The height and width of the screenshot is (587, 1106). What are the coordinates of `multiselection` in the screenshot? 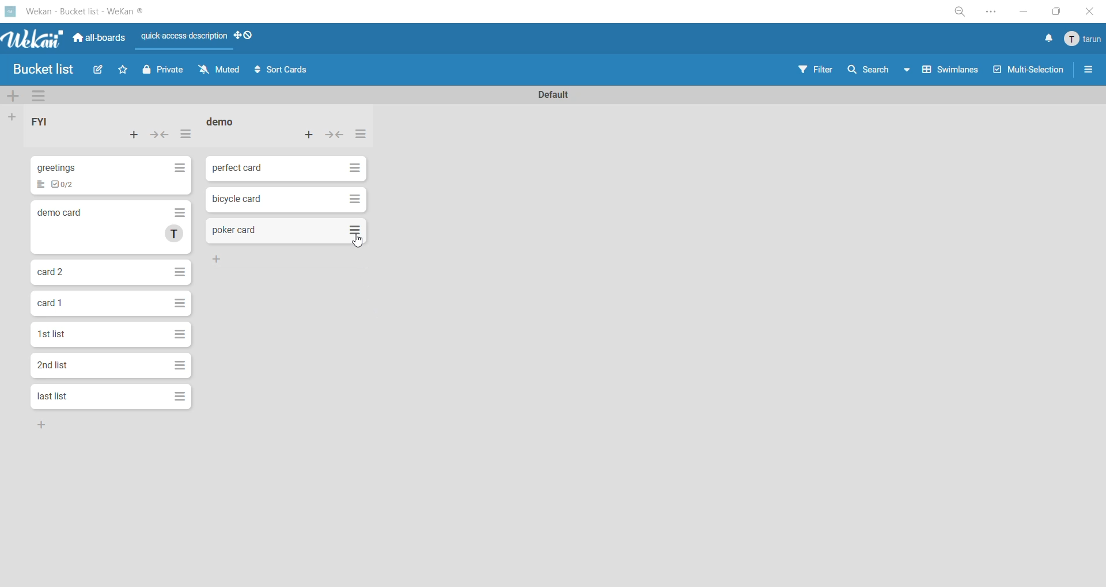 It's located at (1030, 70).